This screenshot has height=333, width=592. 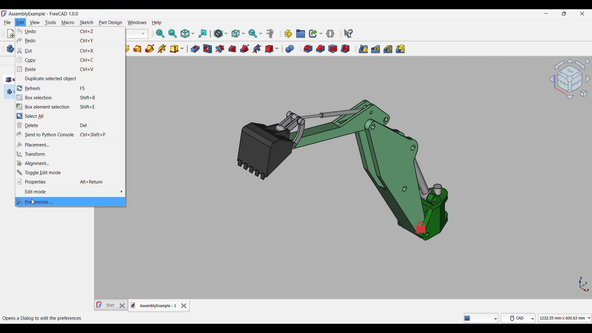 I want to click on Create part, so click(x=289, y=34).